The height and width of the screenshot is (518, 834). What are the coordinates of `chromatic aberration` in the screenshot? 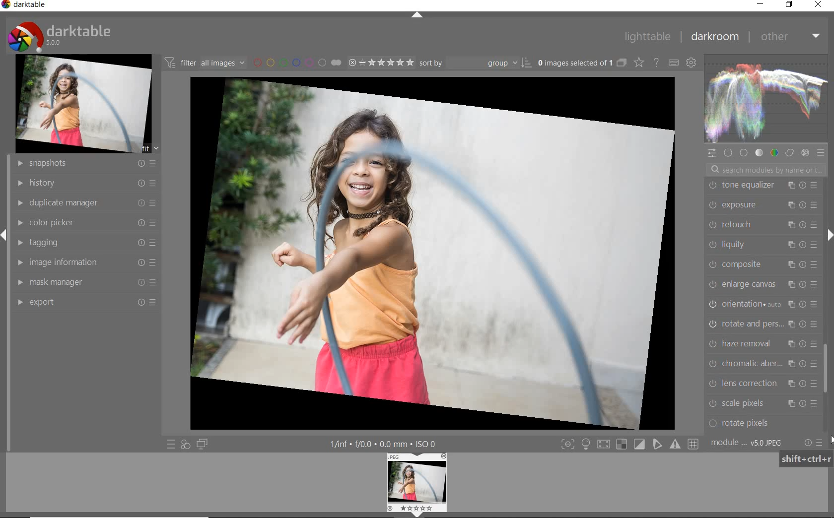 It's located at (763, 364).